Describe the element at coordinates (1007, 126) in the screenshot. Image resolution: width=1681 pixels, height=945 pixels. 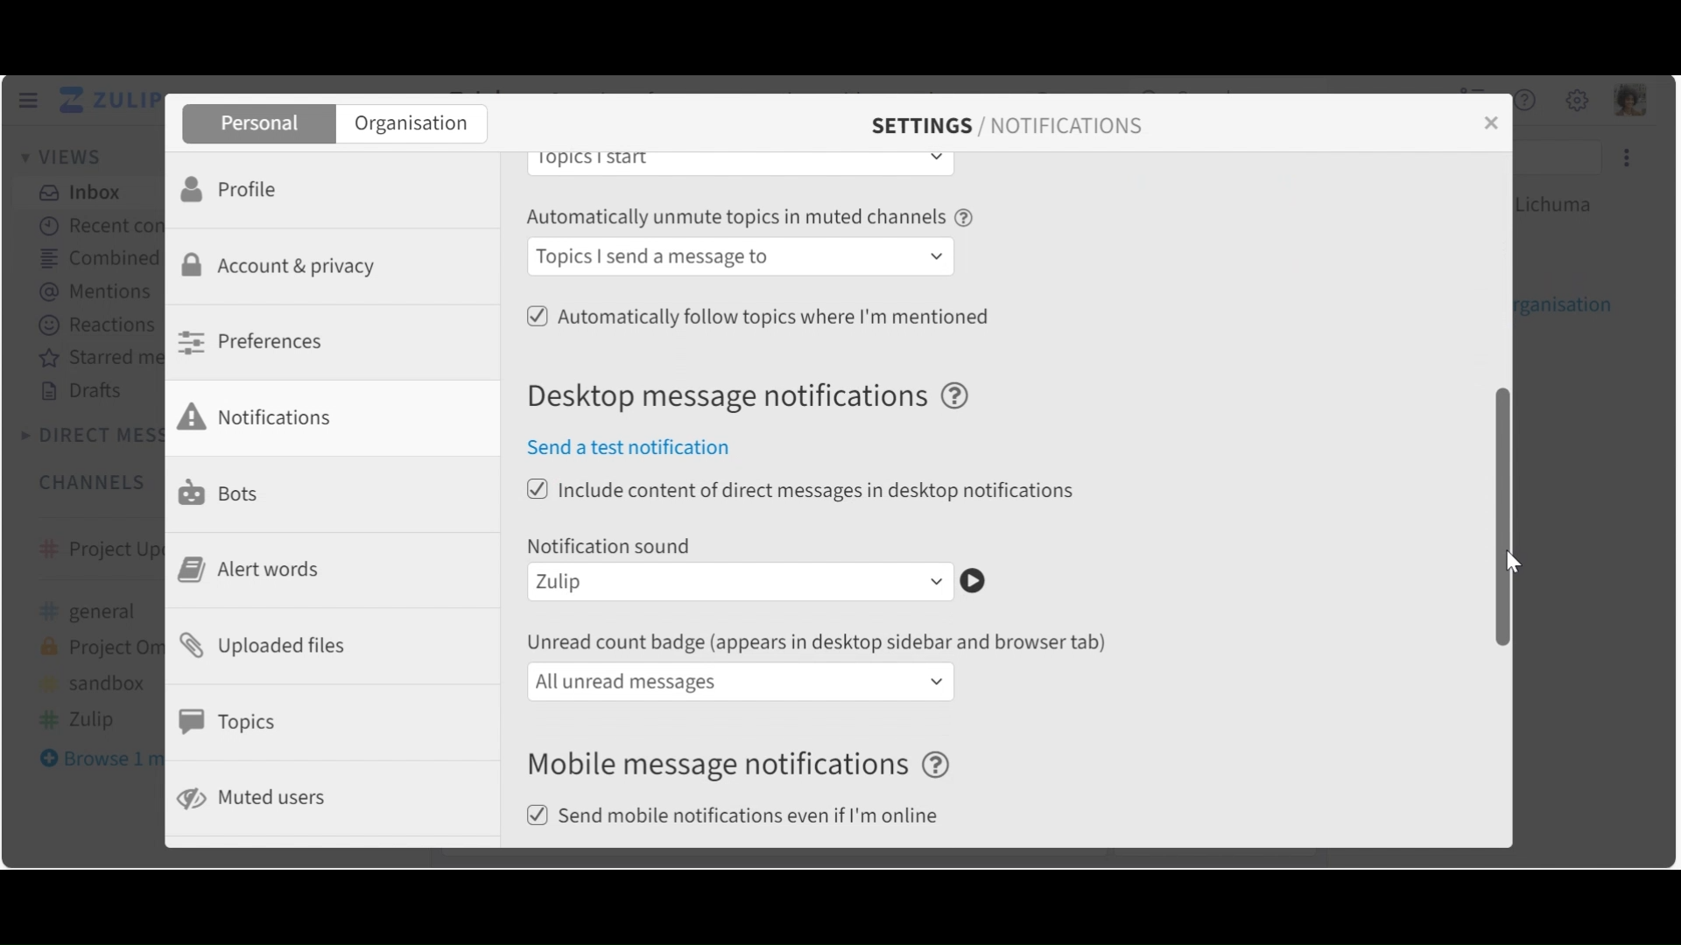
I see `SETTINGS / NOTIFICATIONS` at that location.